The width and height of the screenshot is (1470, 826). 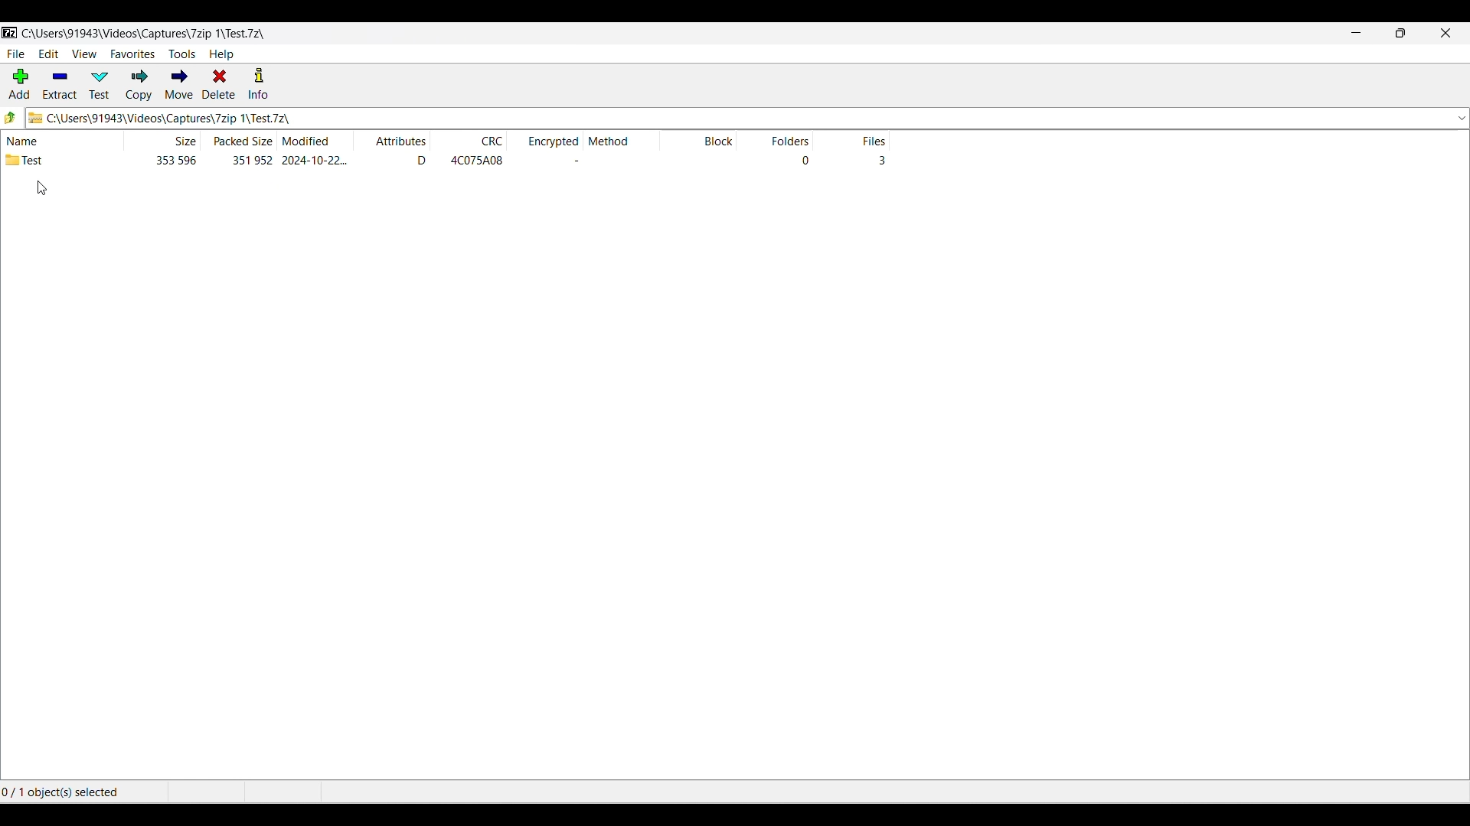 What do you see at coordinates (151, 34) in the screenshot?
I see `C\:Users\91943\Videos\Captures\7zip\ 1\Test.7z\` at bounding box center [151, 34].